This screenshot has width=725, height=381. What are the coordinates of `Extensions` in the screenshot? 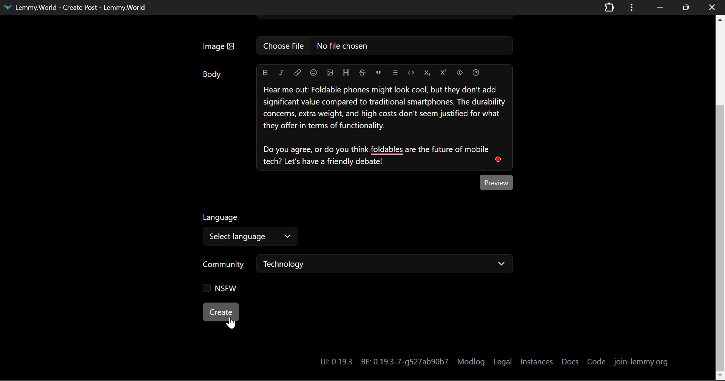 It's located at (609, 7).